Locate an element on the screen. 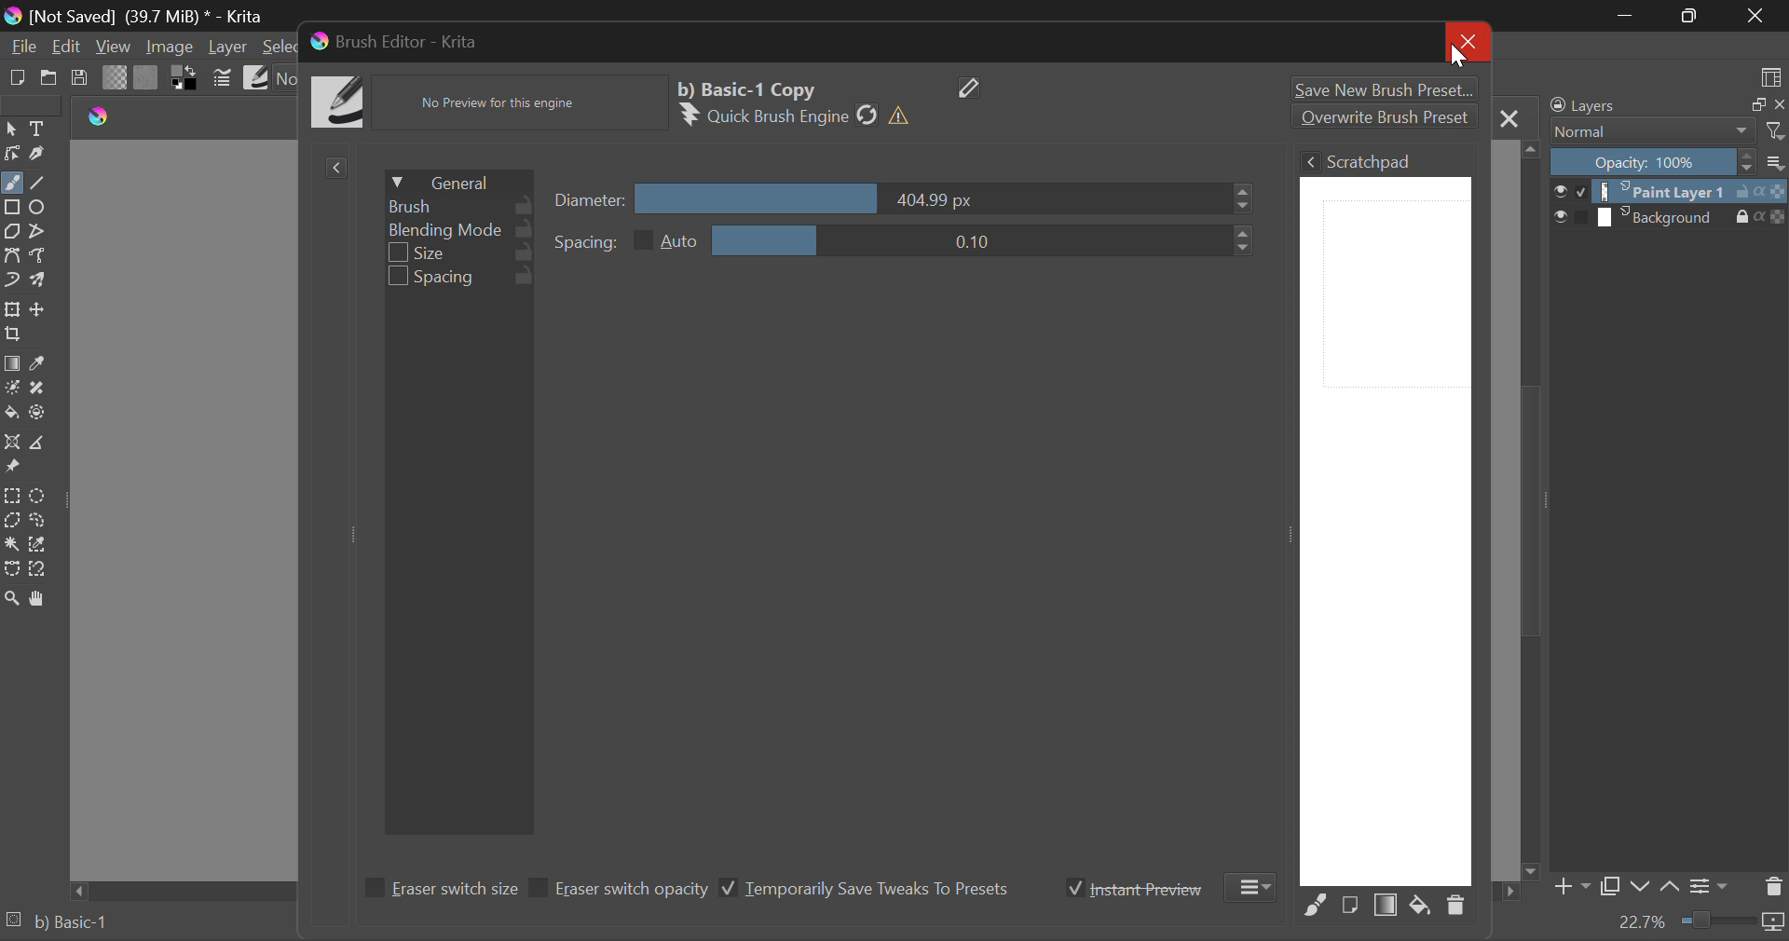 This screenshot has height=941, width=1789. Edit Shapes is located at coordinates (11, 153).